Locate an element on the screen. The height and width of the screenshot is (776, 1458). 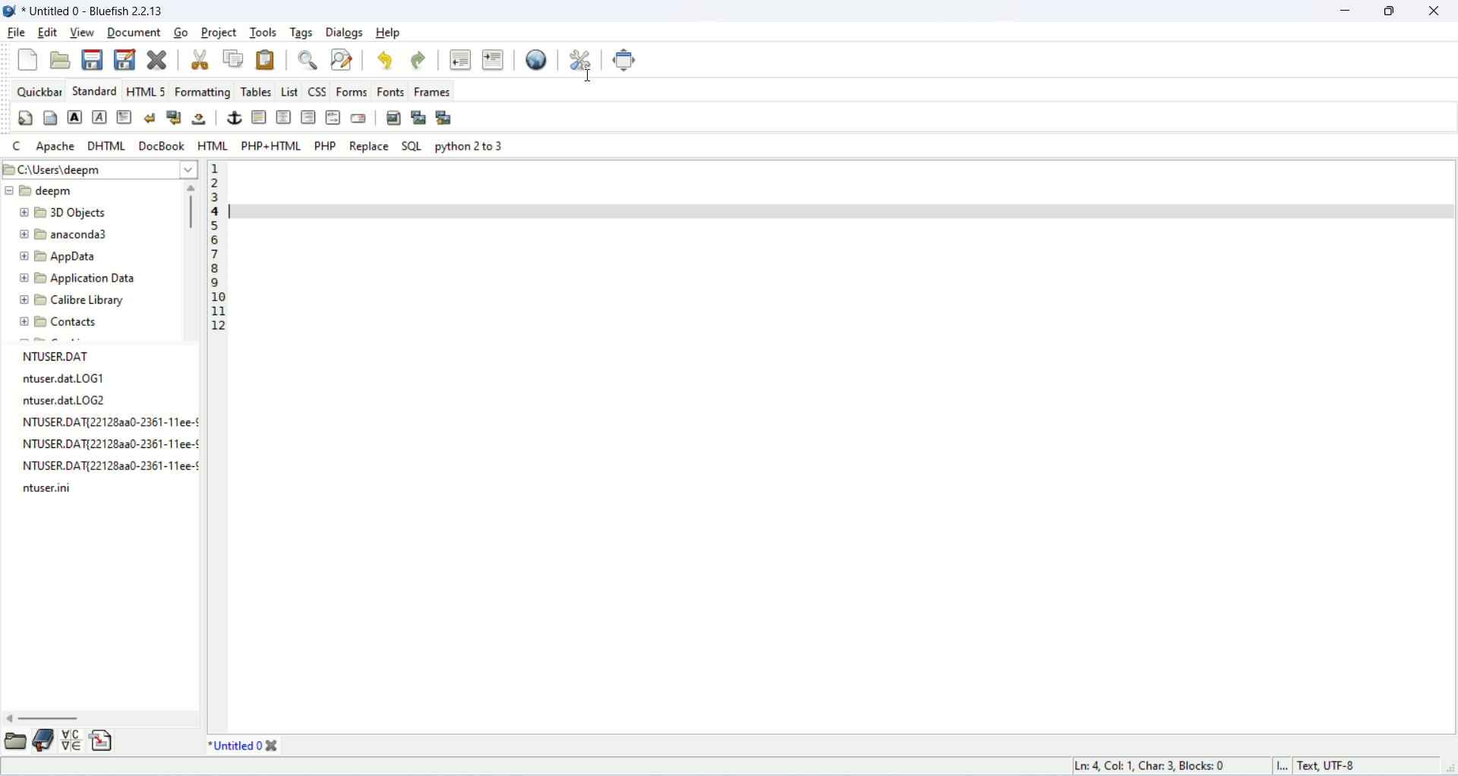
insert special character is located at coordinates (71, 742).